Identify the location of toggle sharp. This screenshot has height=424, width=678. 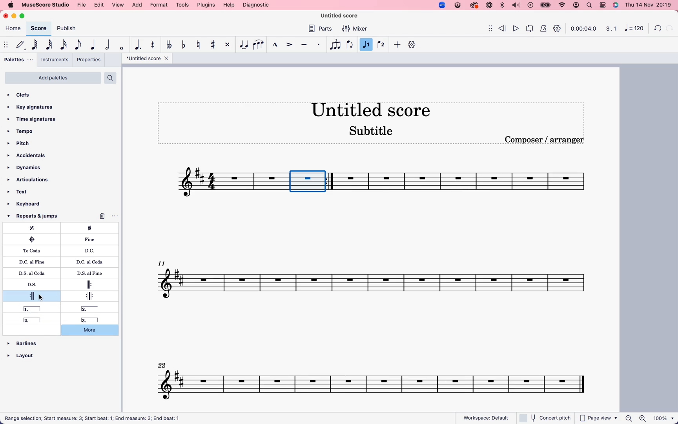
(215, 45).